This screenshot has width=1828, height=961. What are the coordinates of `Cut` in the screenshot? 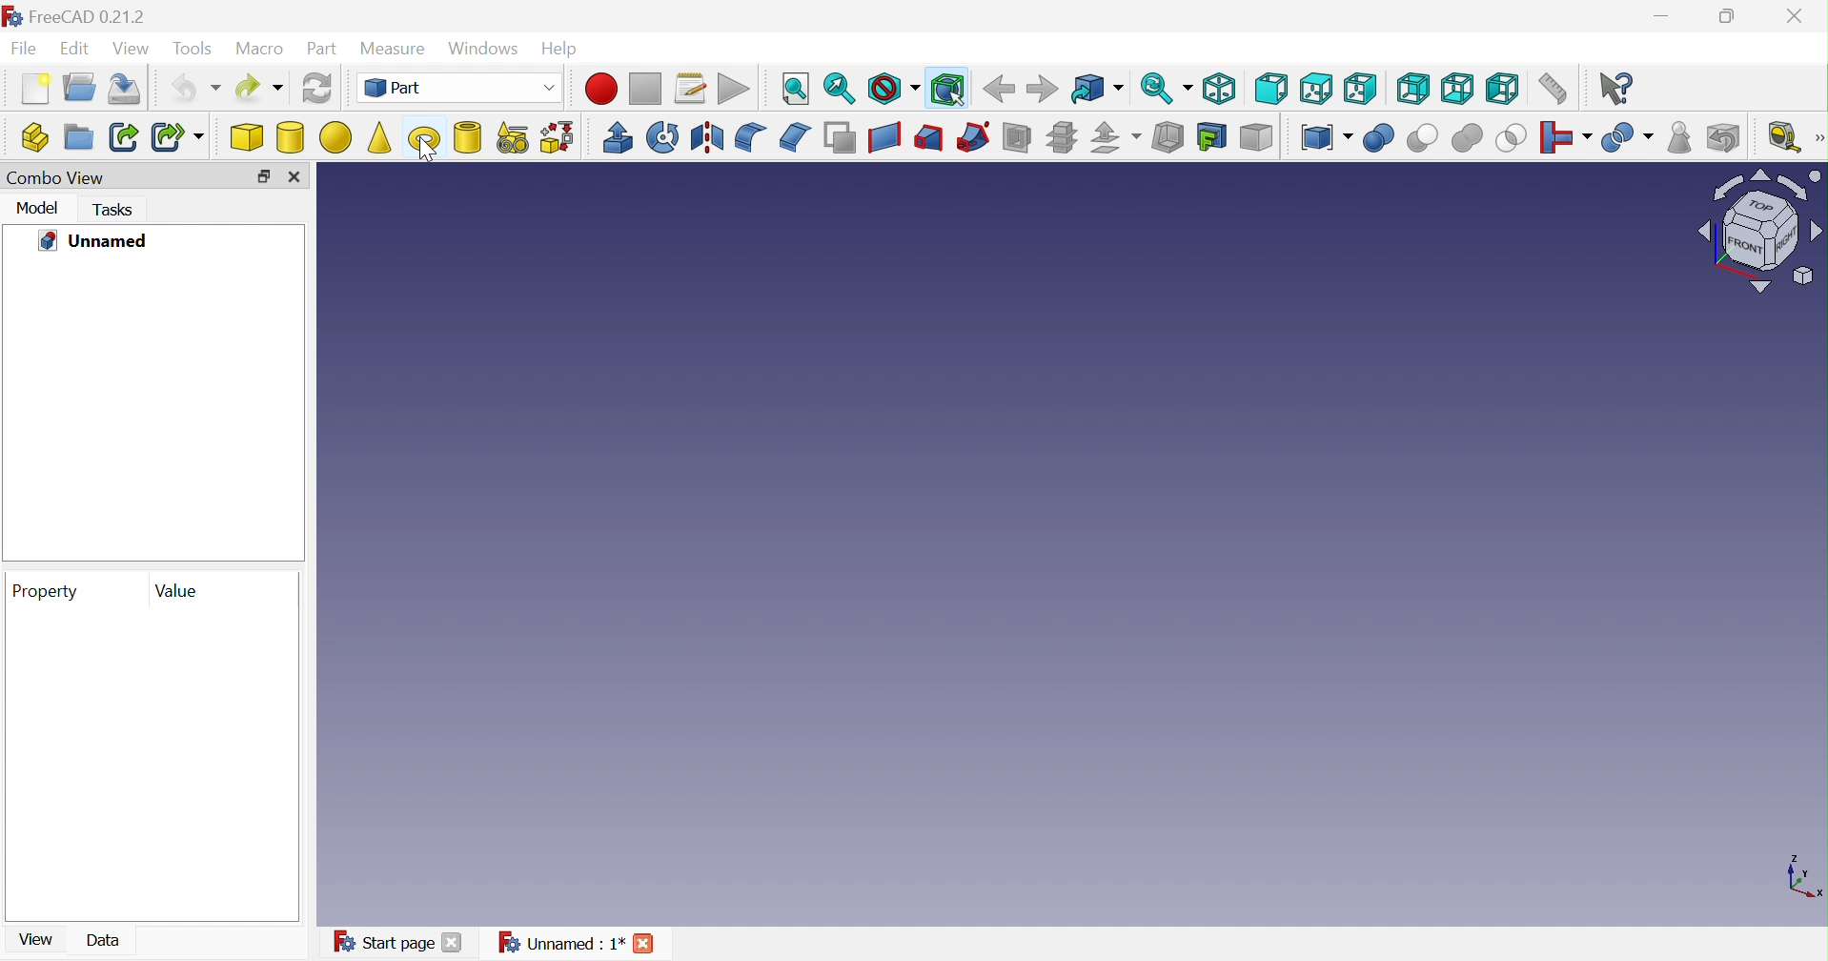 It's located at (1423, 138).